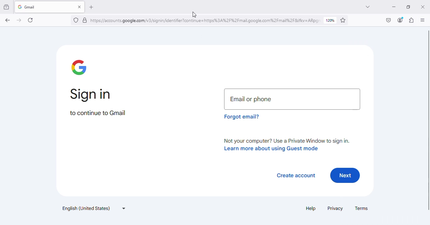 Image resolution: width=430 pixels, height=225 pixels. I want to click on terms, so click(361, 208).